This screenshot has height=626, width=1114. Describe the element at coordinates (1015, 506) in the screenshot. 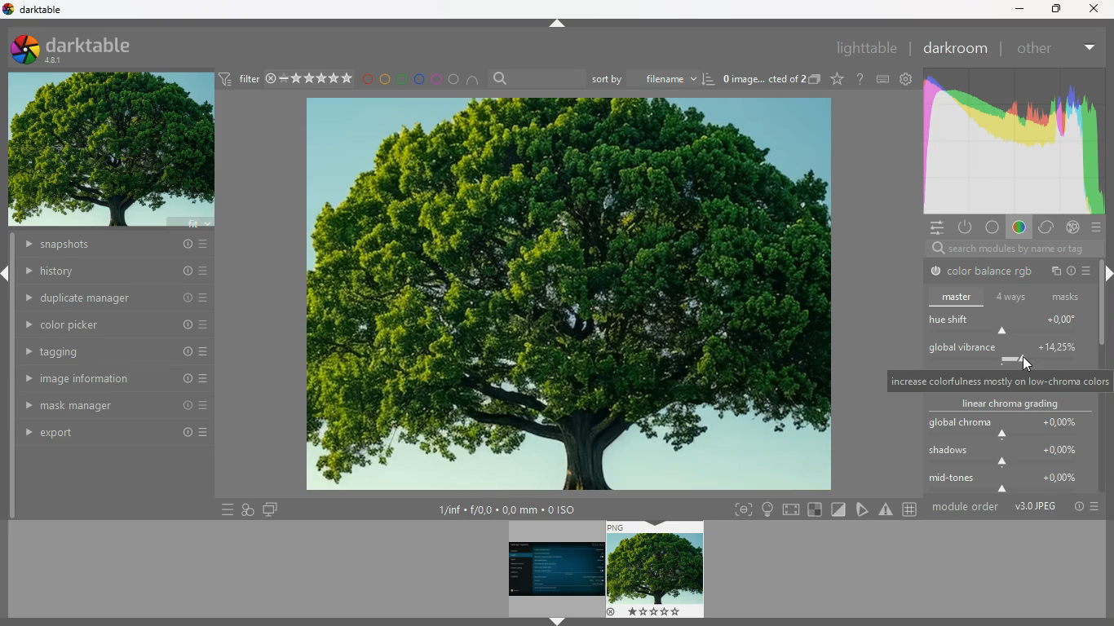

I see `module order` at that location.